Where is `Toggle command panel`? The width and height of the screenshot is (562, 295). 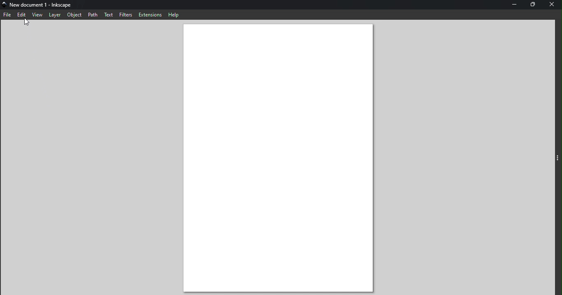 Toggle command panel is located at coordinates (557, 157).